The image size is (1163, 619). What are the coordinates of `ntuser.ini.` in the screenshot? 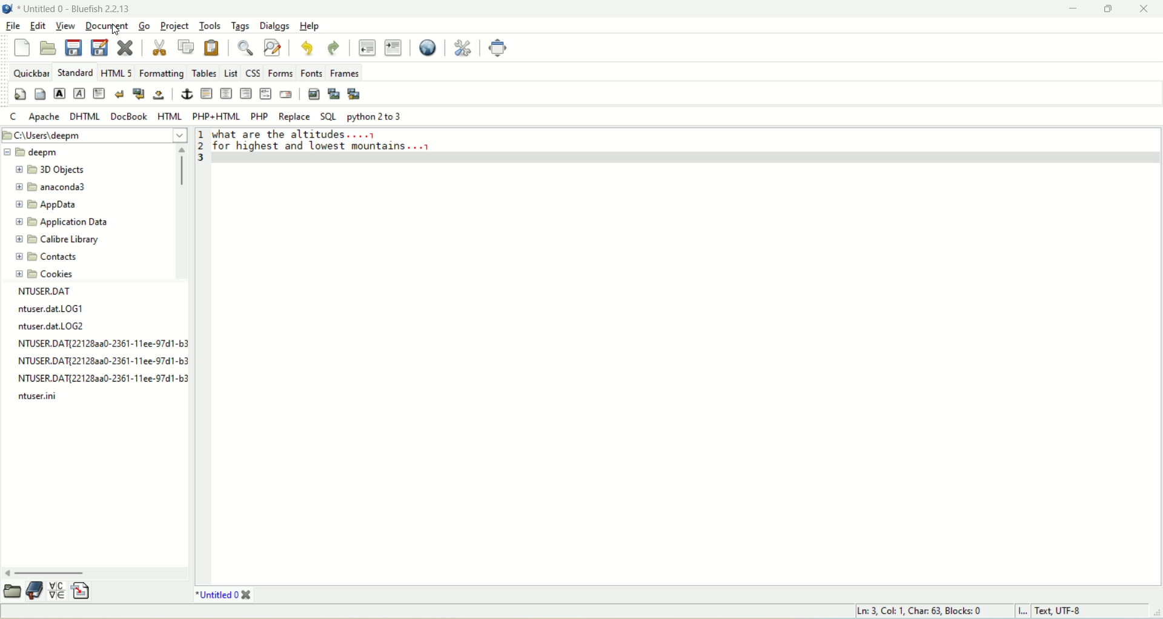 It's located at (41, 397).